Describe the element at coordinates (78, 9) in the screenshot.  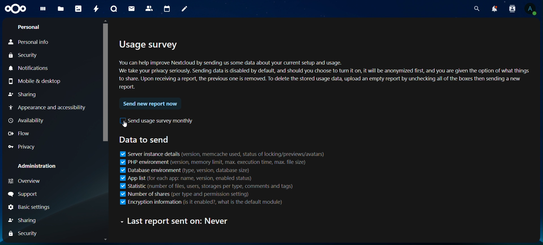
I see `photos` at that location.